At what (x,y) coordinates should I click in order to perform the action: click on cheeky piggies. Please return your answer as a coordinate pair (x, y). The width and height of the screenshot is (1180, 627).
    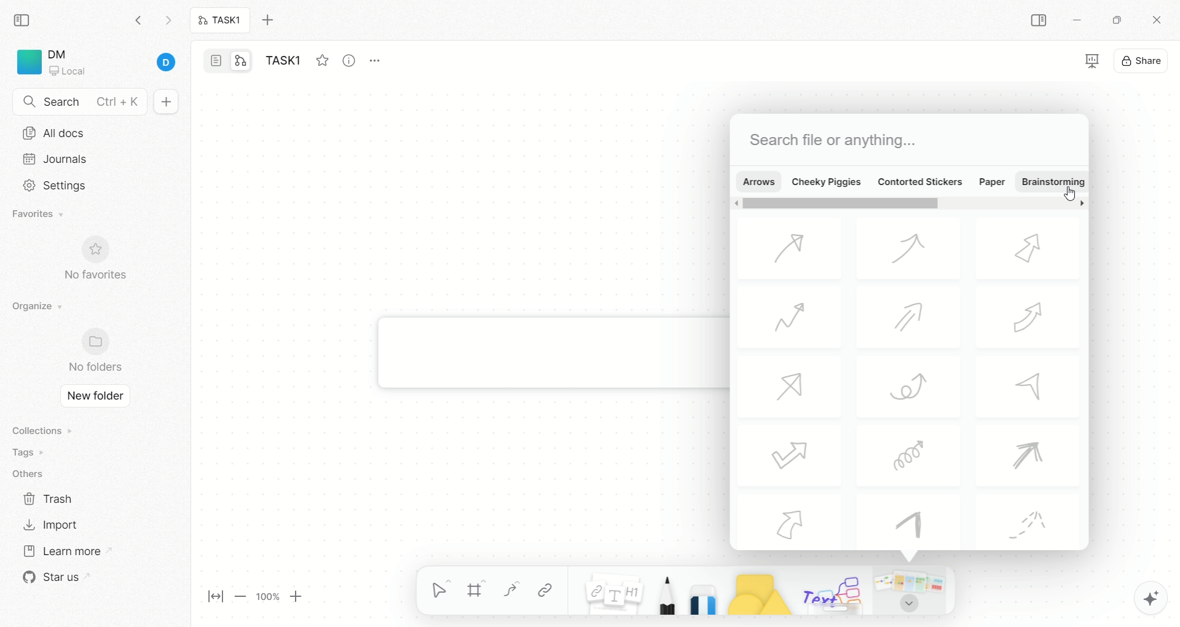
    Looking at the image, I should click on (827, 181).